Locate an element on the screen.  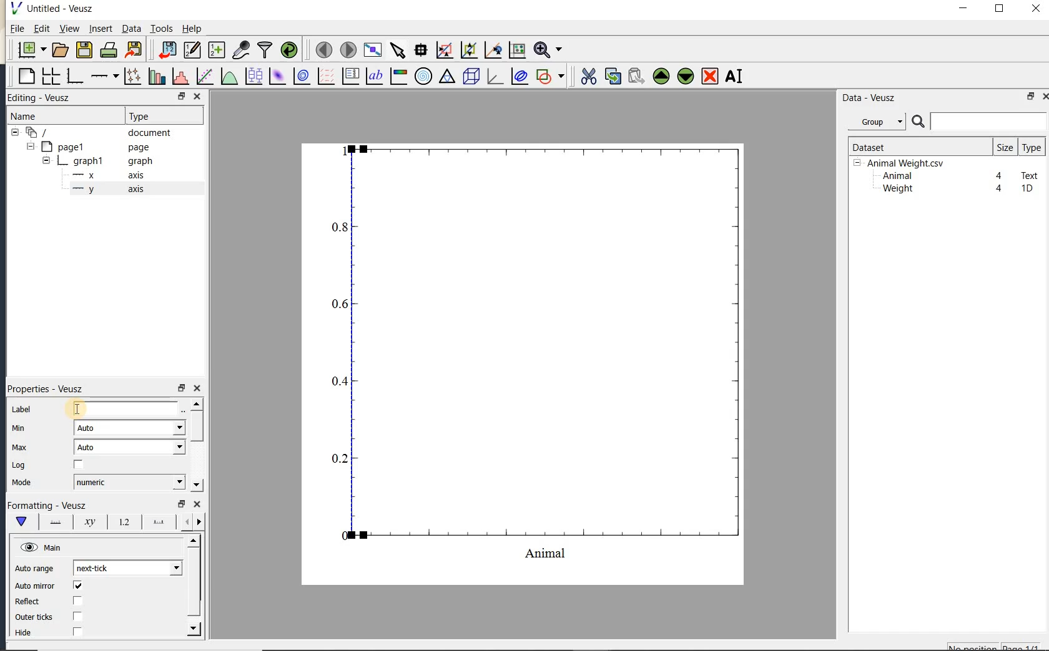
cut the selected widget is located at coordinates (588, 77).